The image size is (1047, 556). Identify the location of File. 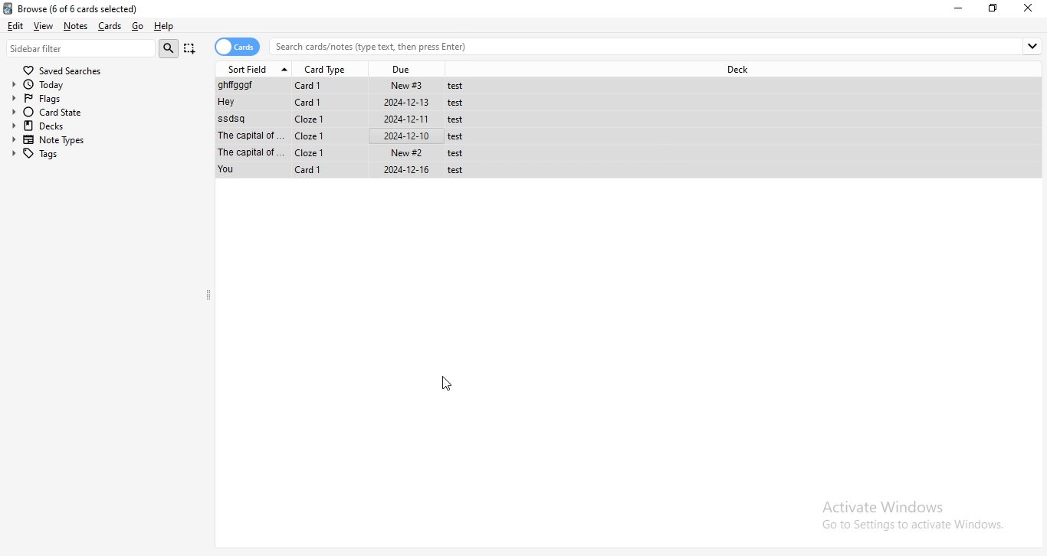
(350, 135).